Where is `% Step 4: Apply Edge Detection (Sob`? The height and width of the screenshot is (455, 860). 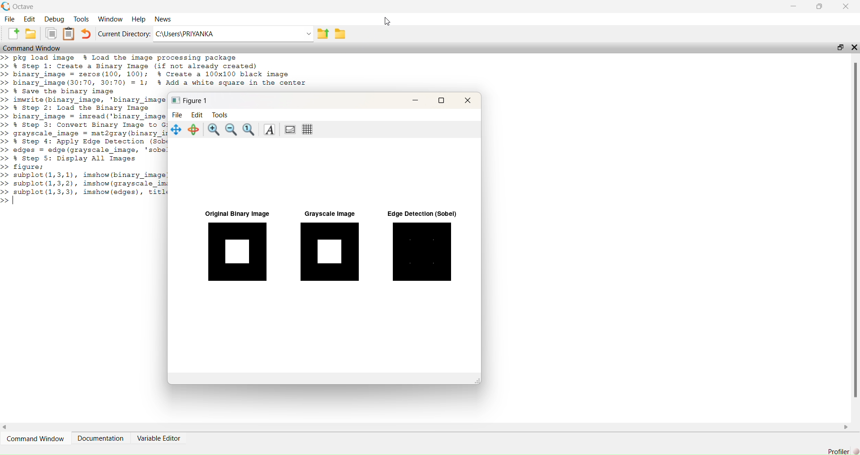 % Step 4: Apply Edge Detection (Sob is located at coordinates (90, 142).